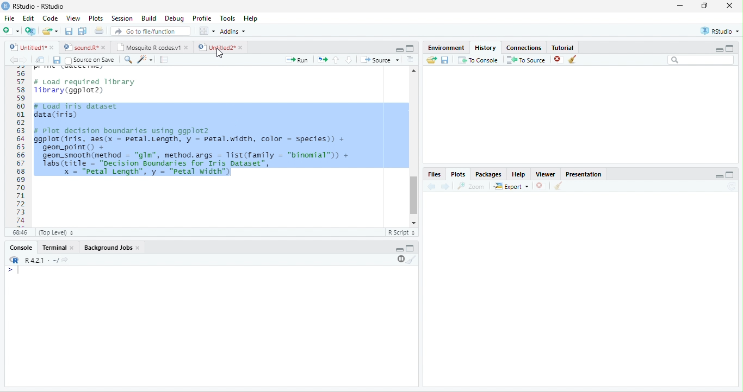 The height and width of the screenshot is (392, 743). Describe the element at coordinates (151, 31) in the screenshot. I see `search file` at that location.